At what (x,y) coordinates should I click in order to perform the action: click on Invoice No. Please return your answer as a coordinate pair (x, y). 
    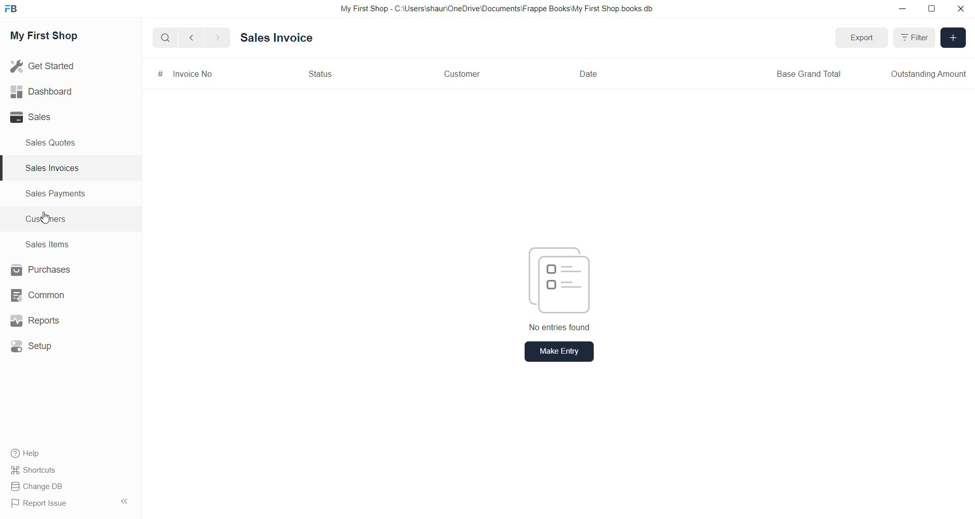
    Looking at the image, I should click on (195, 75).